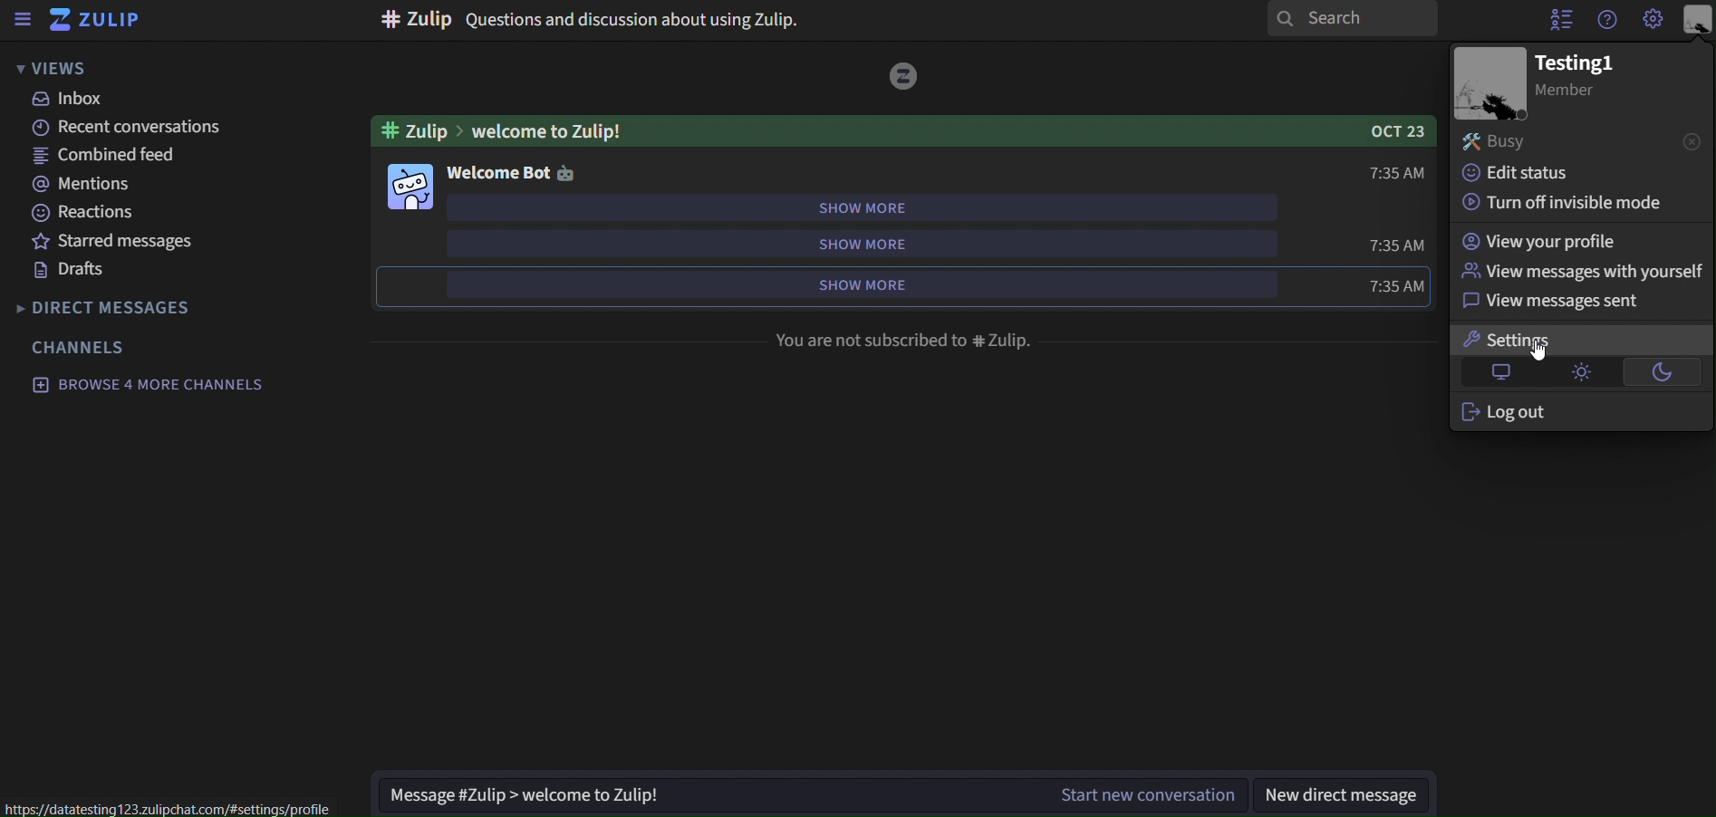 This screenshot has height=817, width=1716. What do you see at coordinates (75, 100) in the screenshot?
I see `inbox` at bounding box center [75, 100].